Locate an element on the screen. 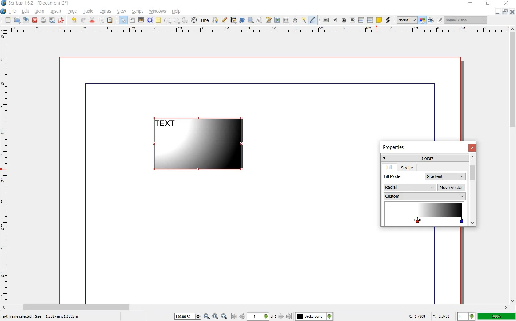  page is located at coordinates (72, 12).